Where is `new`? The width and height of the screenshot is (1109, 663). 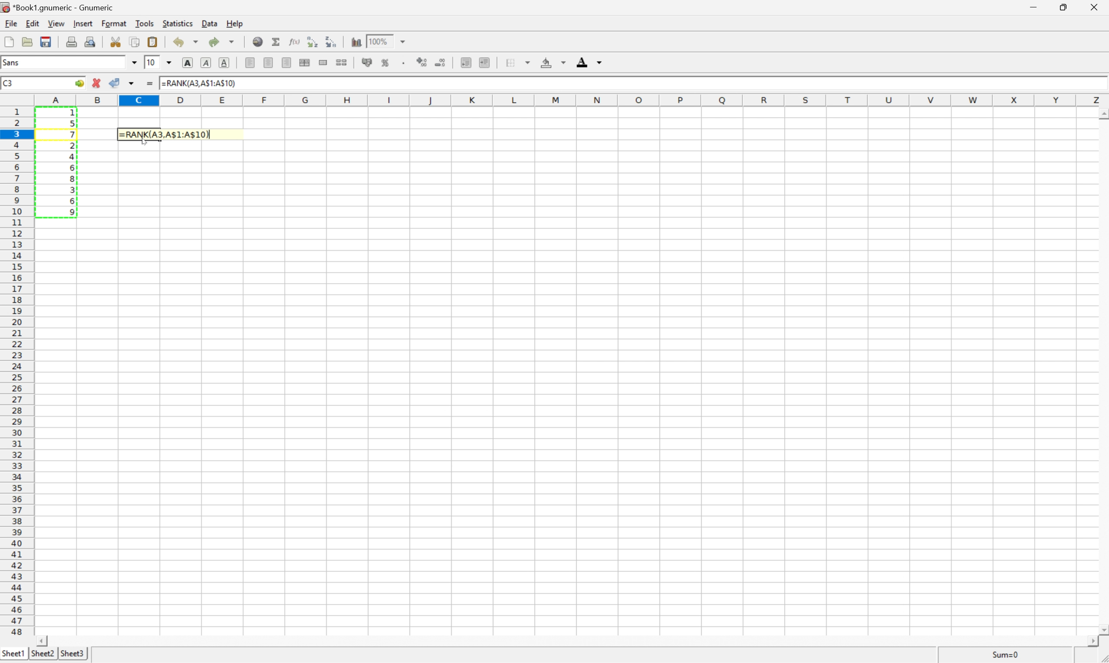
new is located at coordinates (10, 41).